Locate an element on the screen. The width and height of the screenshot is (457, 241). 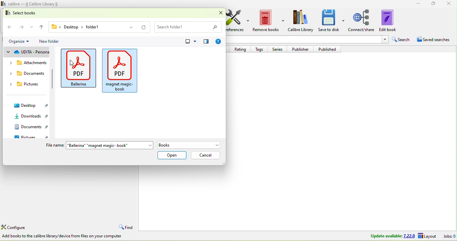
File name is located at coordinates (54, 146).